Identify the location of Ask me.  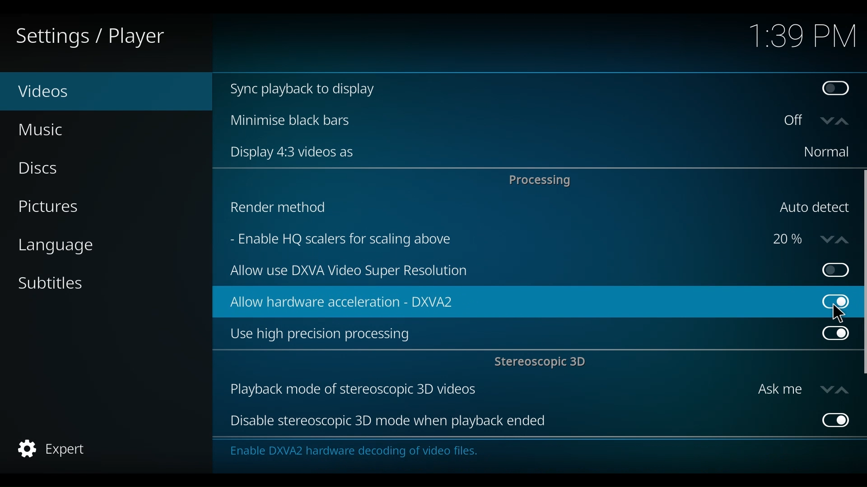
(779, 390).